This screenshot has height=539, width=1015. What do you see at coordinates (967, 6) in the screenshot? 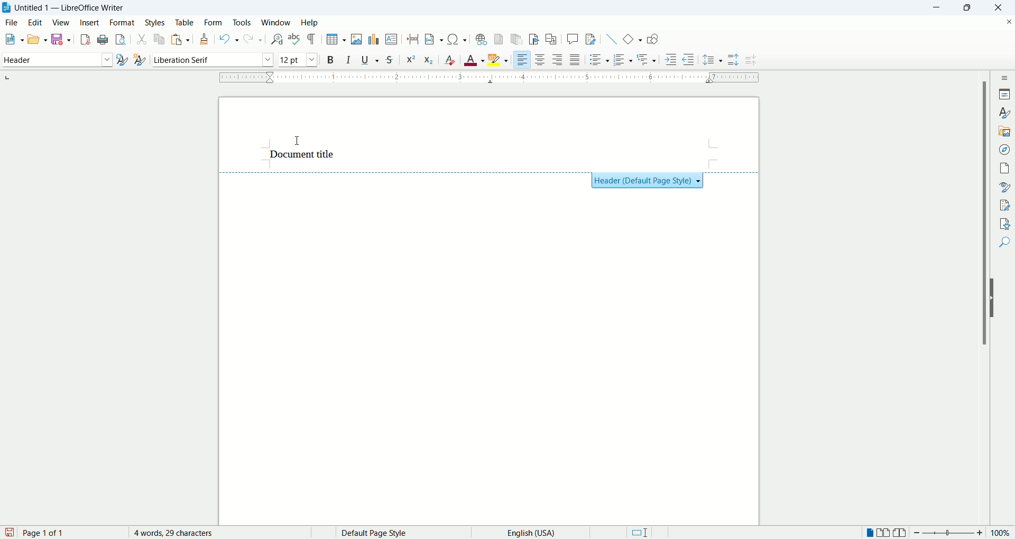
I see `maximize` at bounding box center [967, 6].